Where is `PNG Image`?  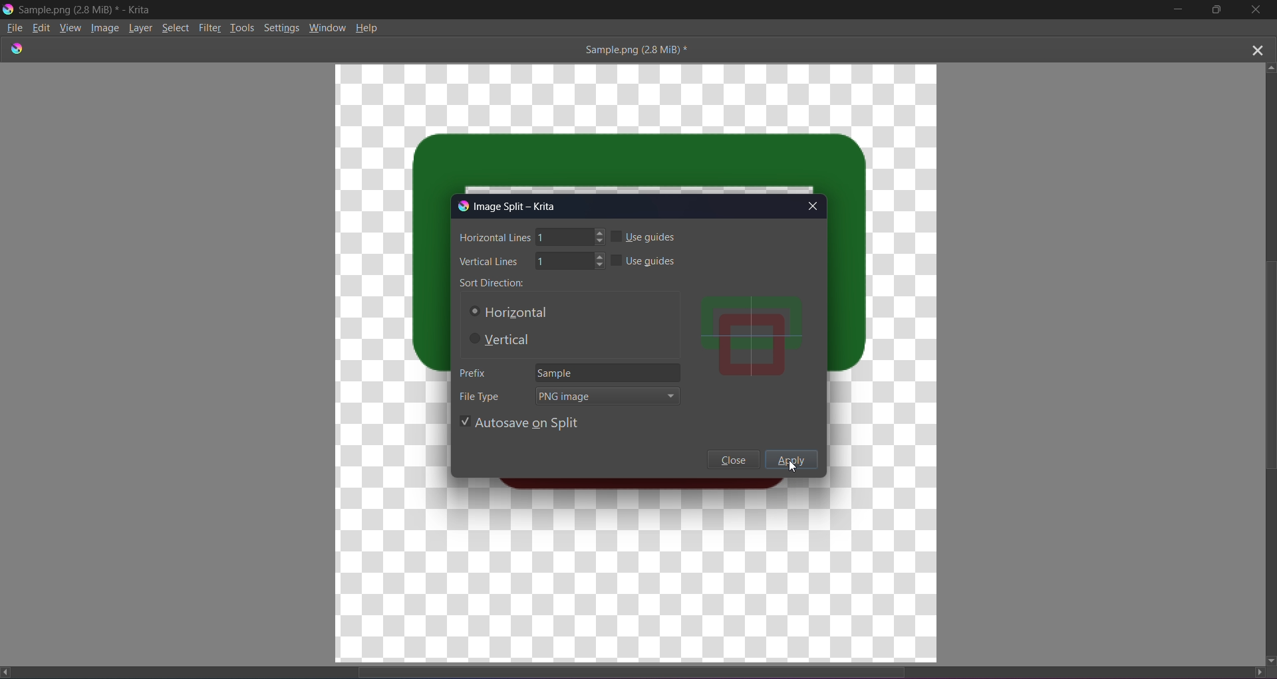
PNG Image is located at coordinates (608, 397).